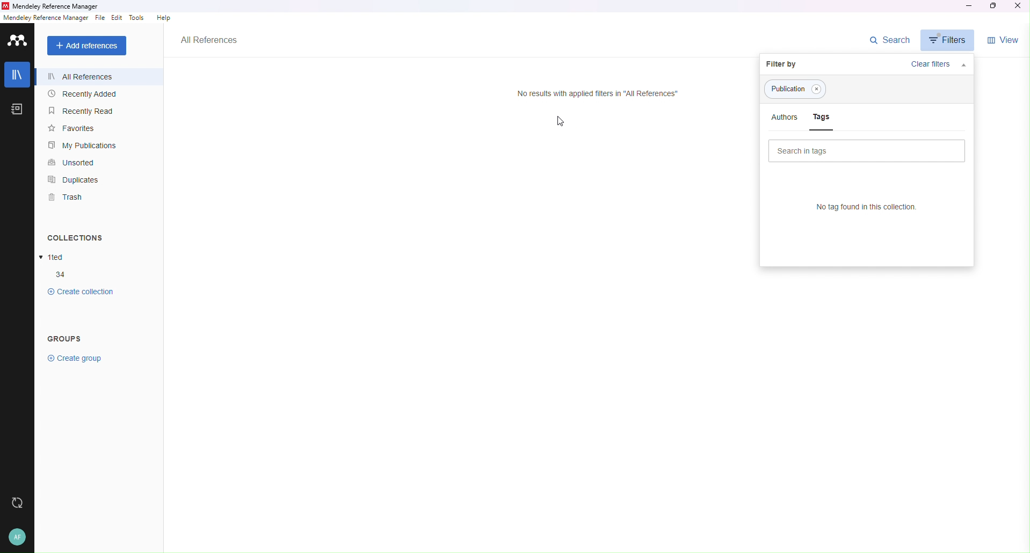 The image size is (1030, 553). I want to click on Tags, so click(818, 90).